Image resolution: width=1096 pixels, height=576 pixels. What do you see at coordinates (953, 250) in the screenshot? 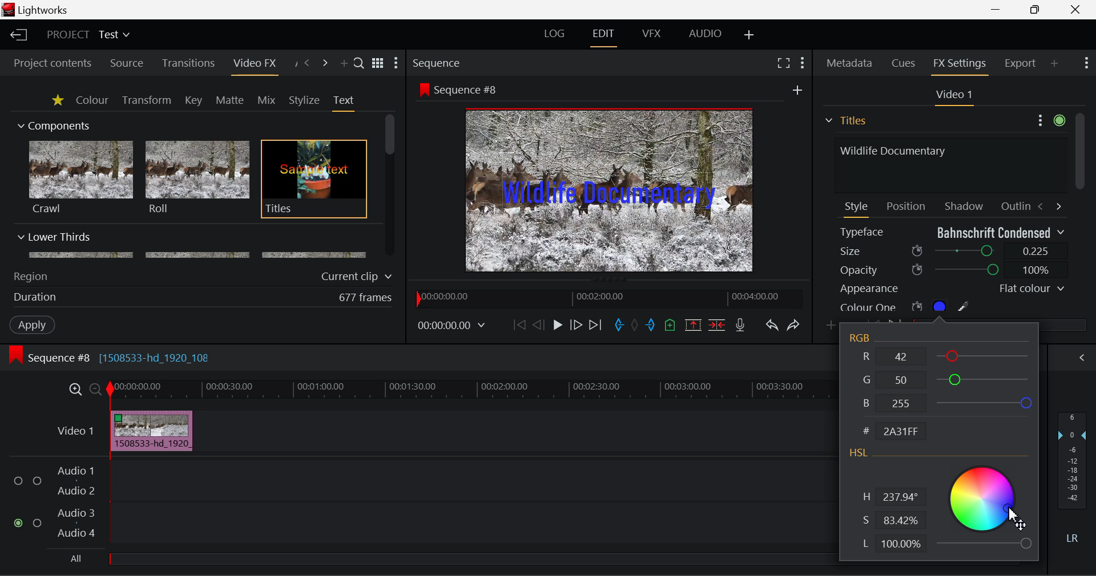
I see `Size` at bounding box center [953, 250].